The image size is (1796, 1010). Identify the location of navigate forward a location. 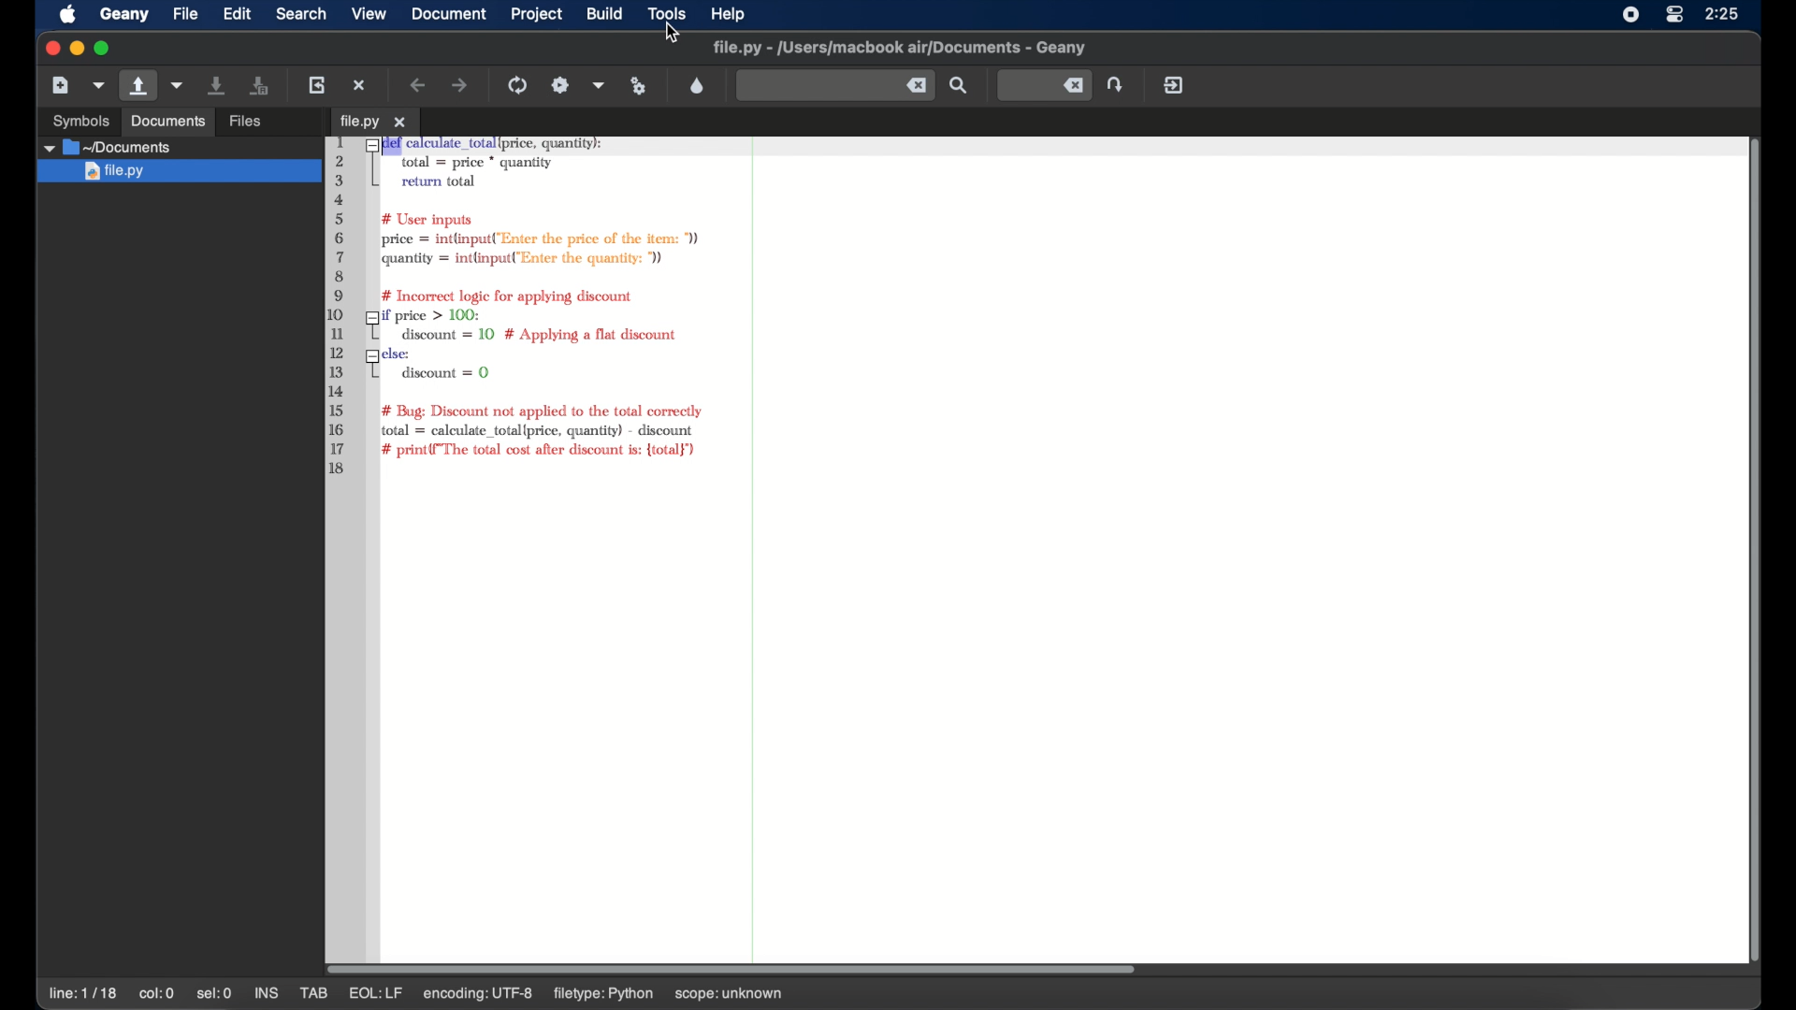
(461, 86).